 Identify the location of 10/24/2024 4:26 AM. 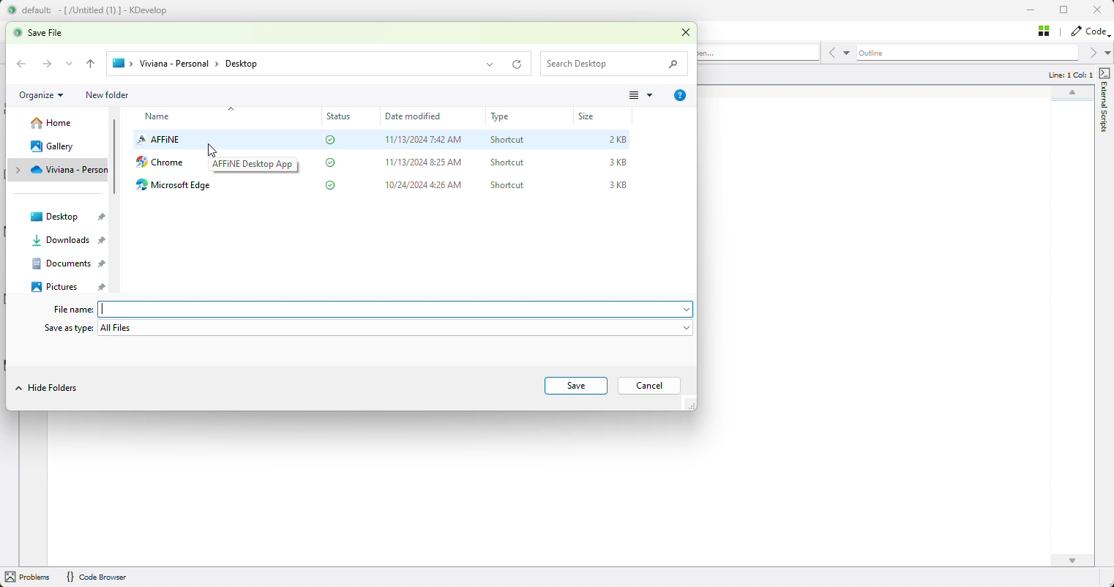
(427, 184).